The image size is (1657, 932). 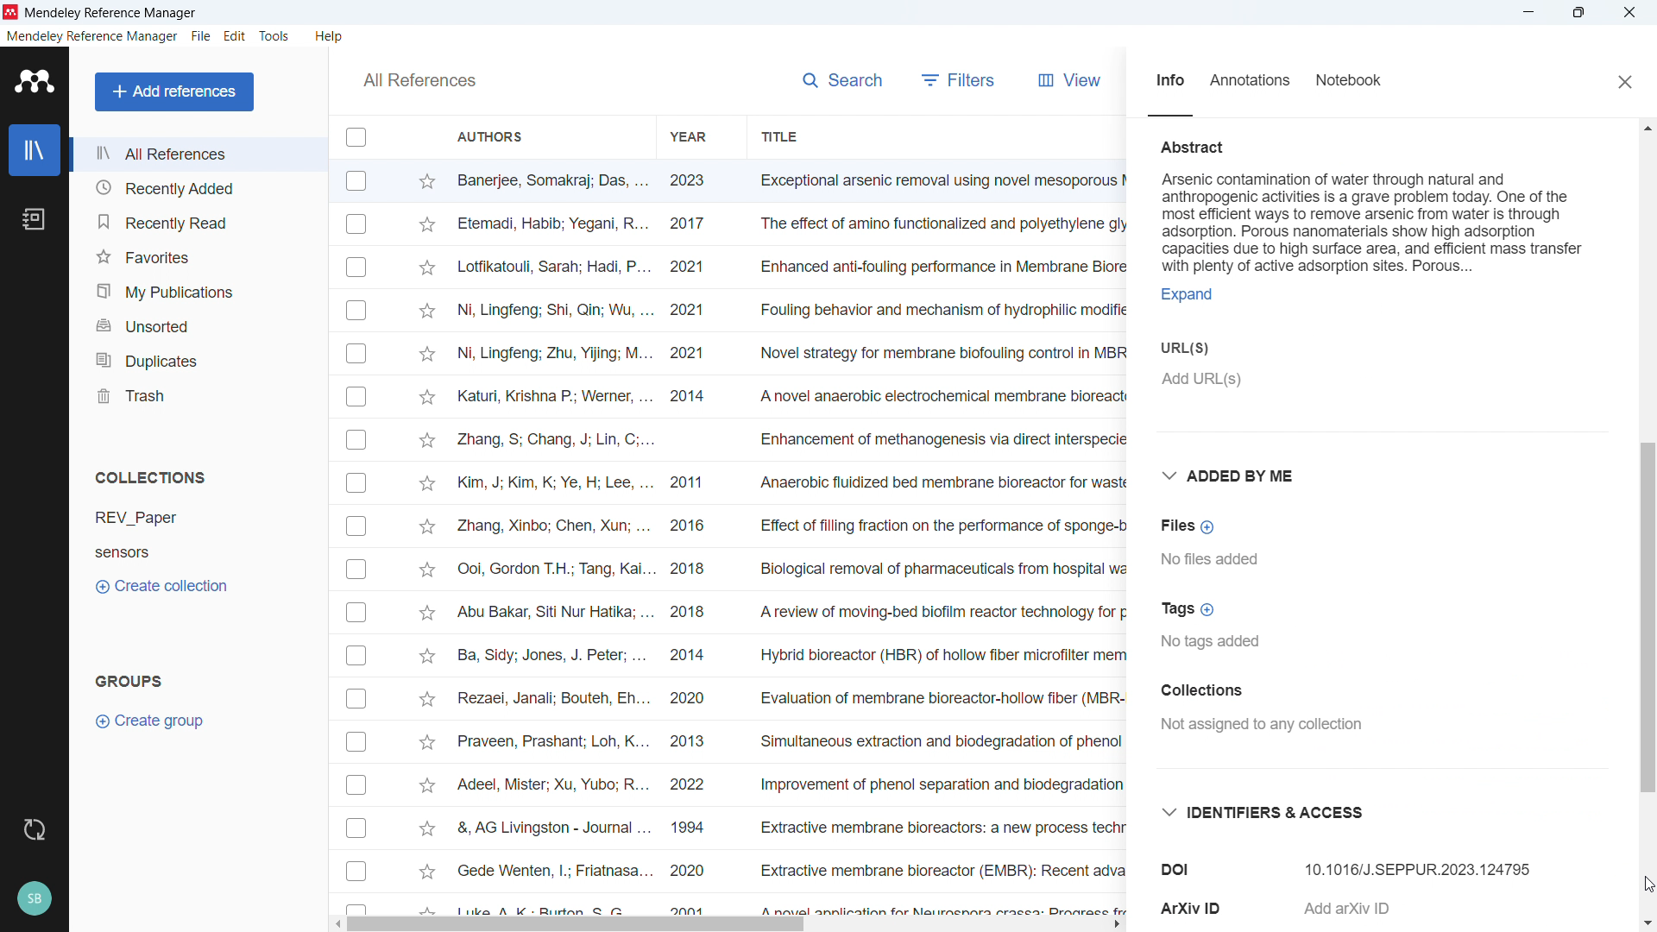 What do you see at coordinates (692, 908) in the screenshot?
I see `2001` at bounding box center [692, 908].